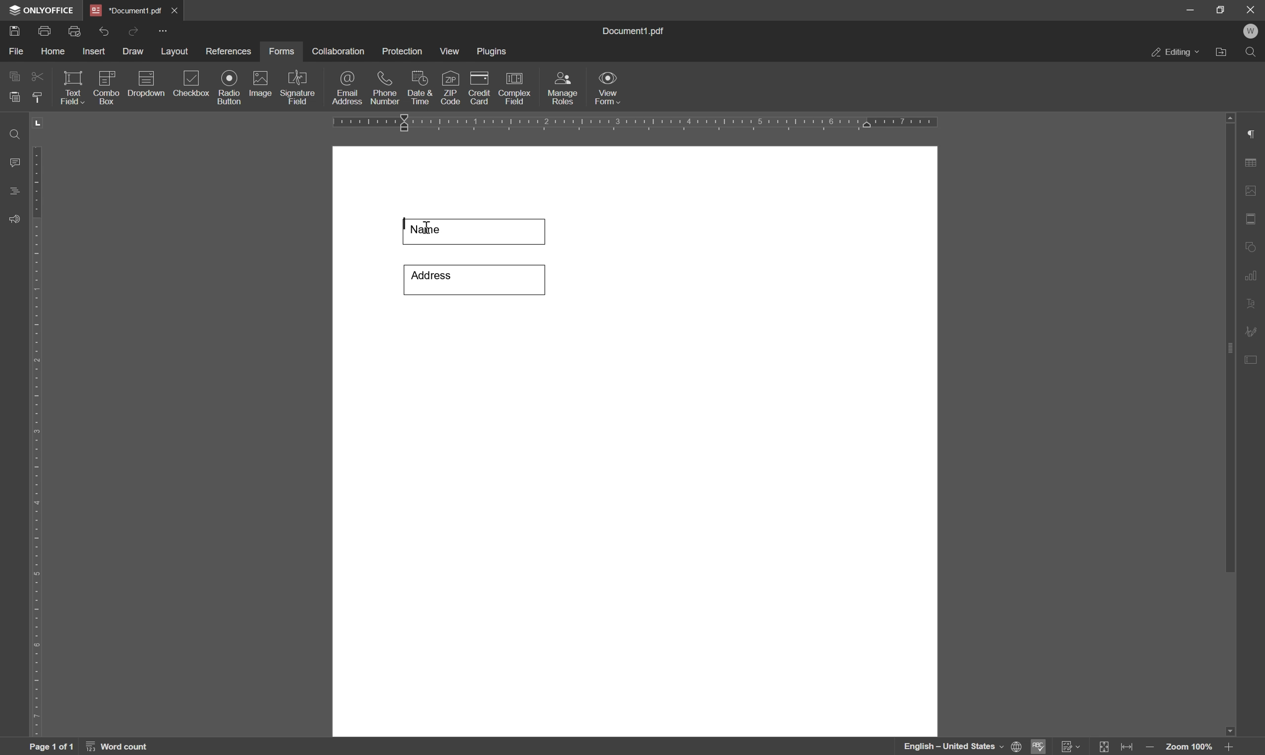  I want to click on close, so click(1250, 9).